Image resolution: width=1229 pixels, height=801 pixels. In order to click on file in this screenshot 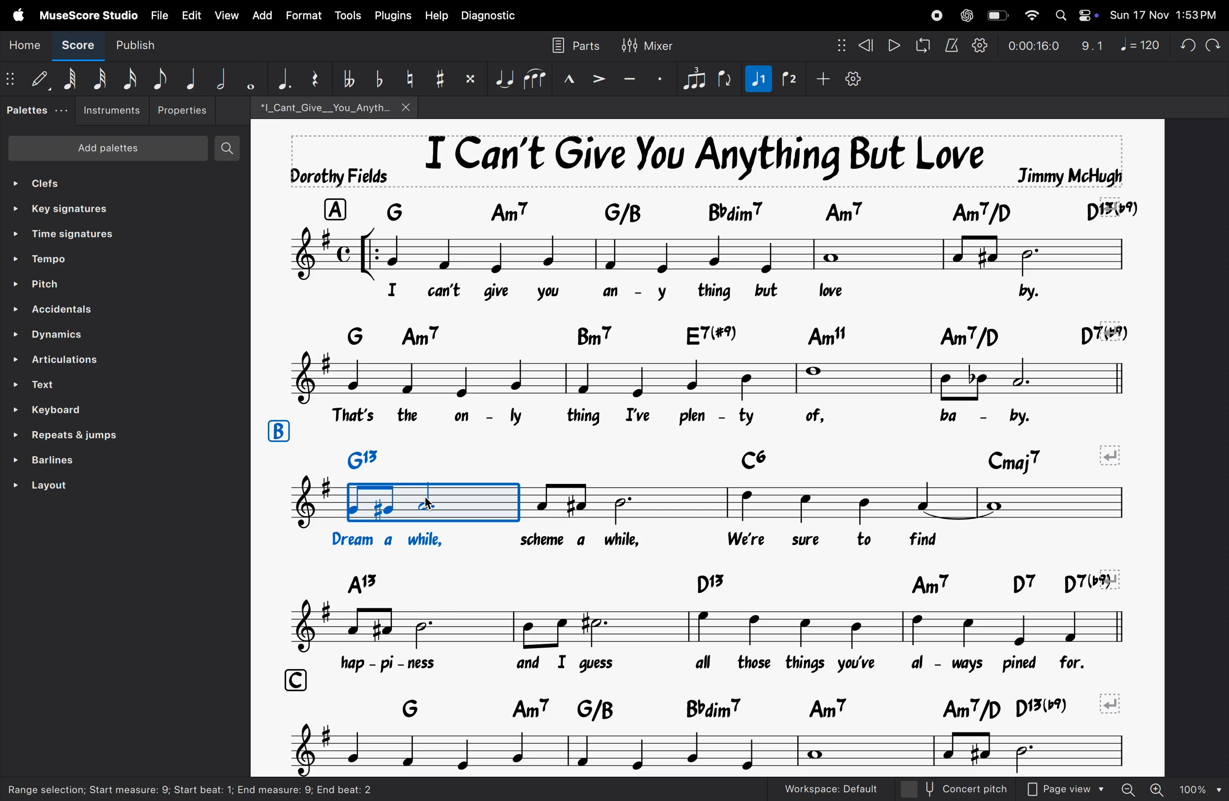, I will do `click(159, 15)`.